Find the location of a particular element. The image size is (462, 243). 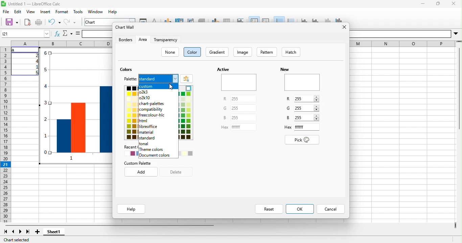

Hex is located at coordinates (288, 127).